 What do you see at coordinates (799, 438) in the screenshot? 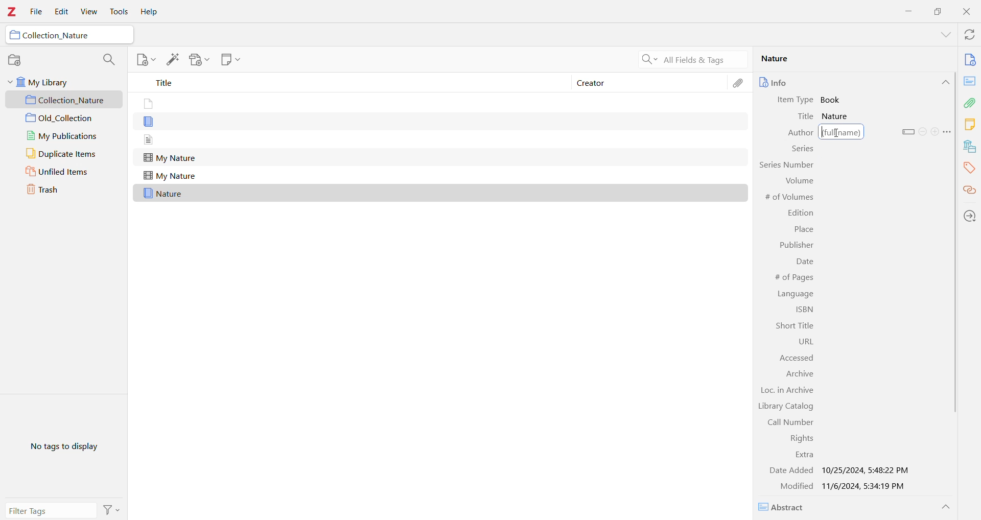
I see `Rights` at bounding box center [799, 438].